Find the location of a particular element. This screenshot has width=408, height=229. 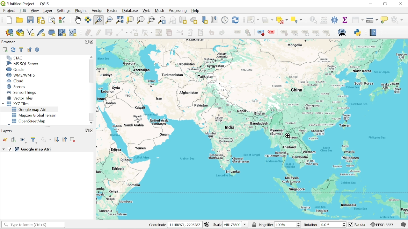

Restore down is located at coordinates (385, 3).